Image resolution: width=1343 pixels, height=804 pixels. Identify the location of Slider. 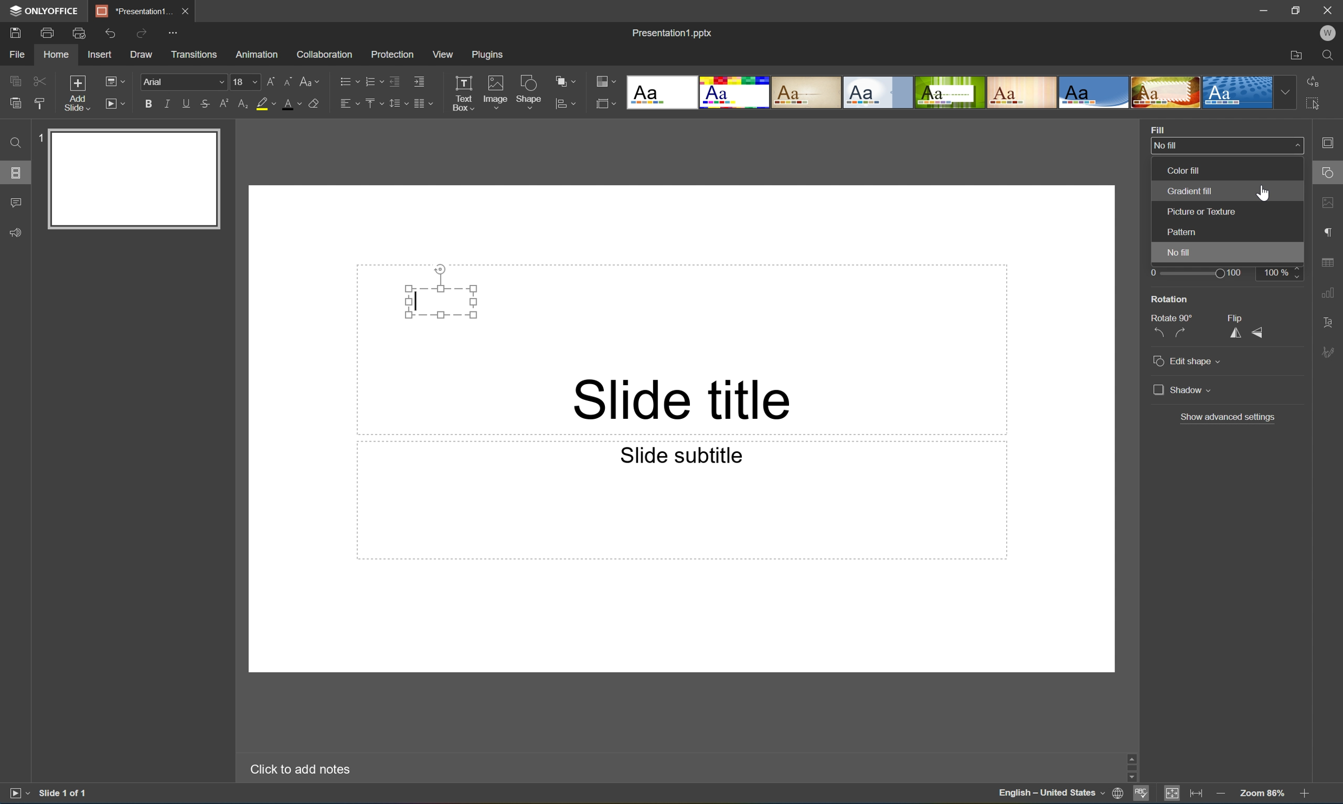
(1196, 273).